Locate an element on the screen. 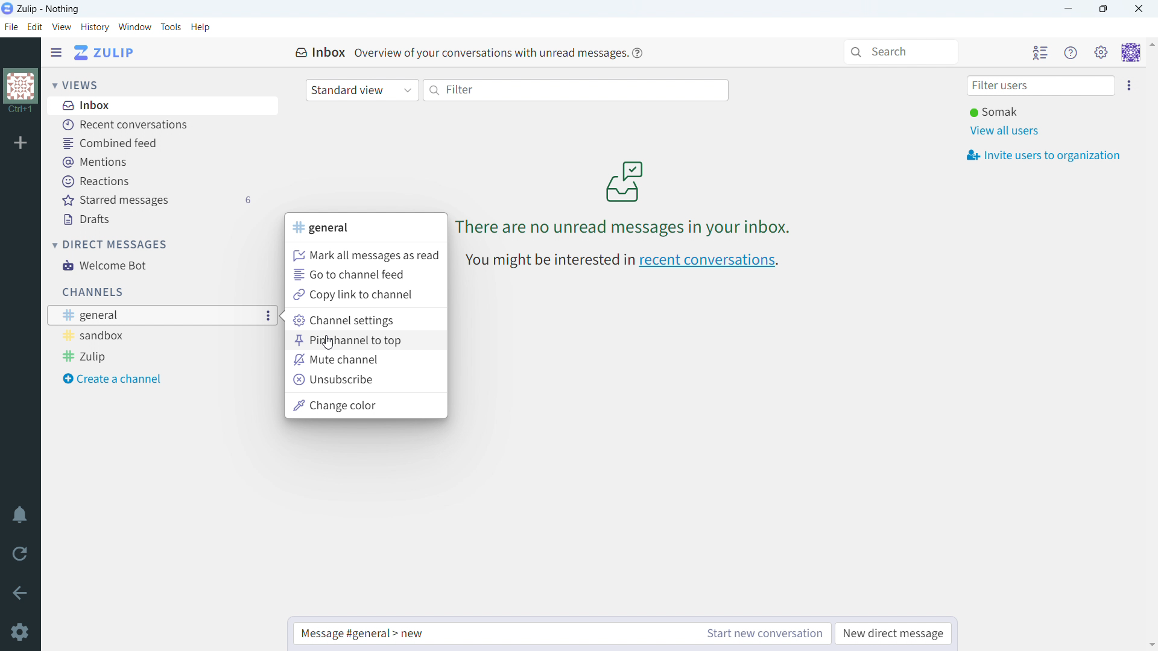 This screenshot has width=1158, height=651. hide sidebar menu is located at coordinates (56, 53).